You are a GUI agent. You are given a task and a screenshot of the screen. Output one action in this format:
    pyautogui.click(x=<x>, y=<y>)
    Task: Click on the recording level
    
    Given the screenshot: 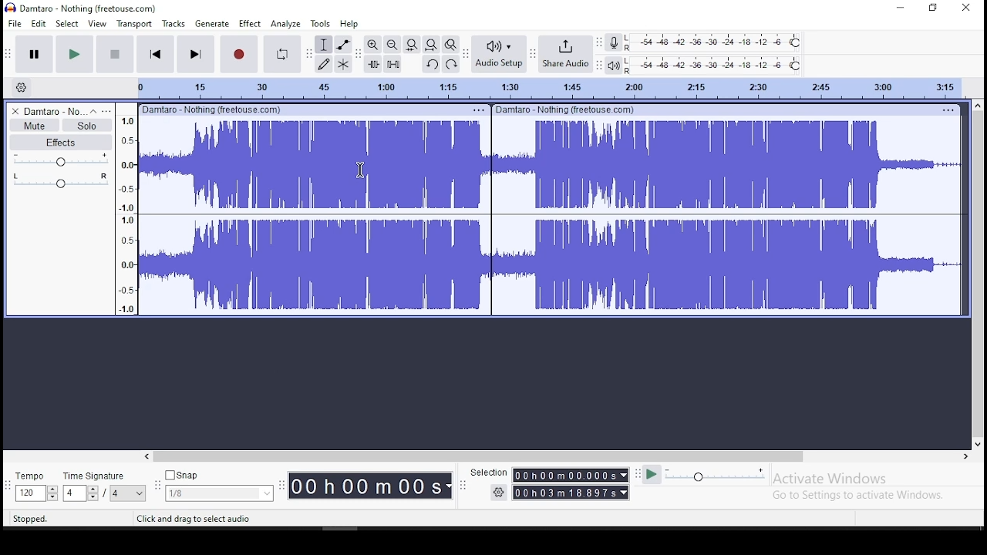 What is the action you would take?
    pyautogui.click(x=713, y=42)
    